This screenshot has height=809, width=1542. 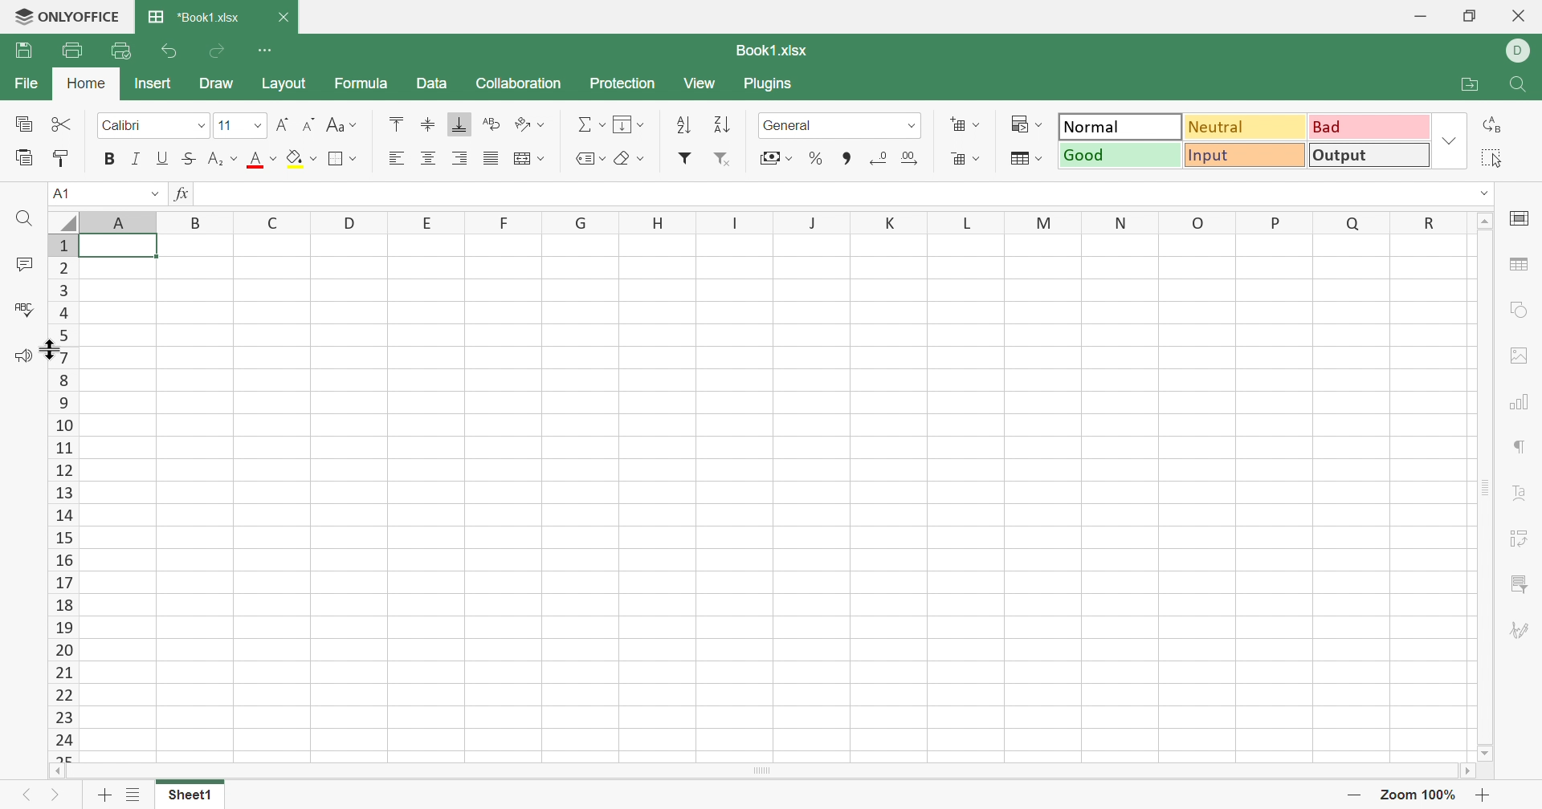 What do you see at coordinates (341, 158) in the screenshot?
I see `Borders` at bounding box center [341, 158].